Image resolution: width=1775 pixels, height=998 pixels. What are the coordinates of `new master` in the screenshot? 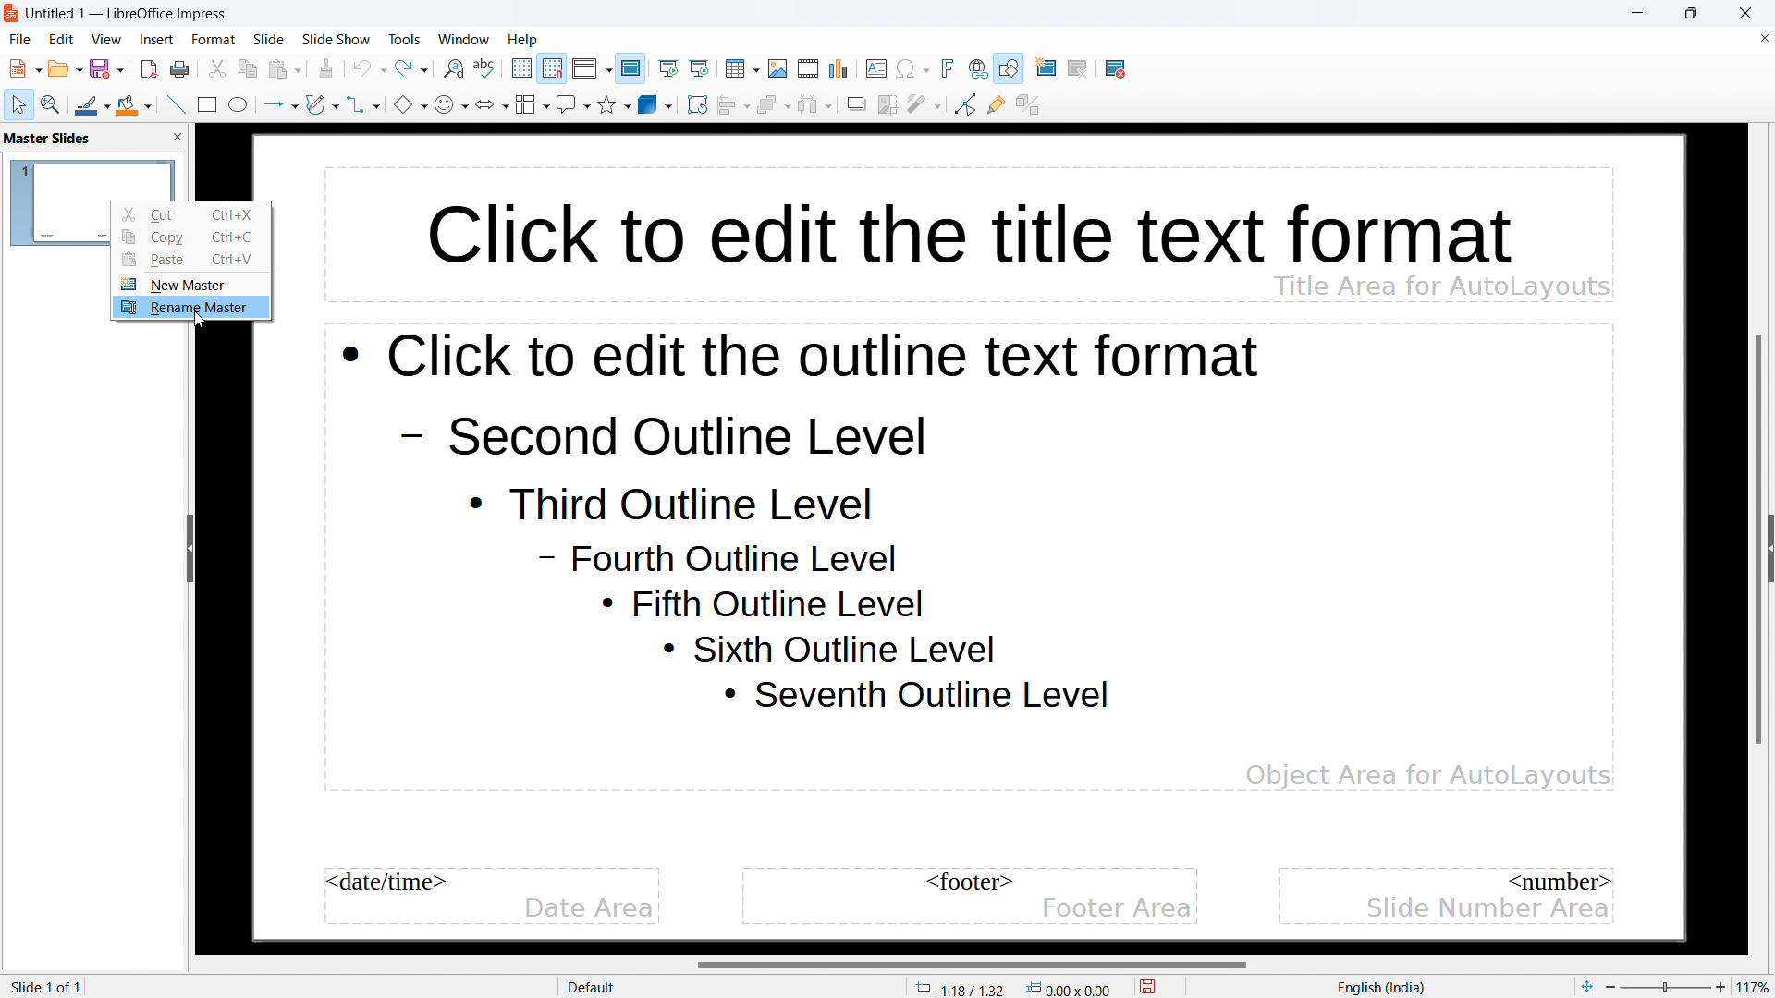 It's located at (191, 285).